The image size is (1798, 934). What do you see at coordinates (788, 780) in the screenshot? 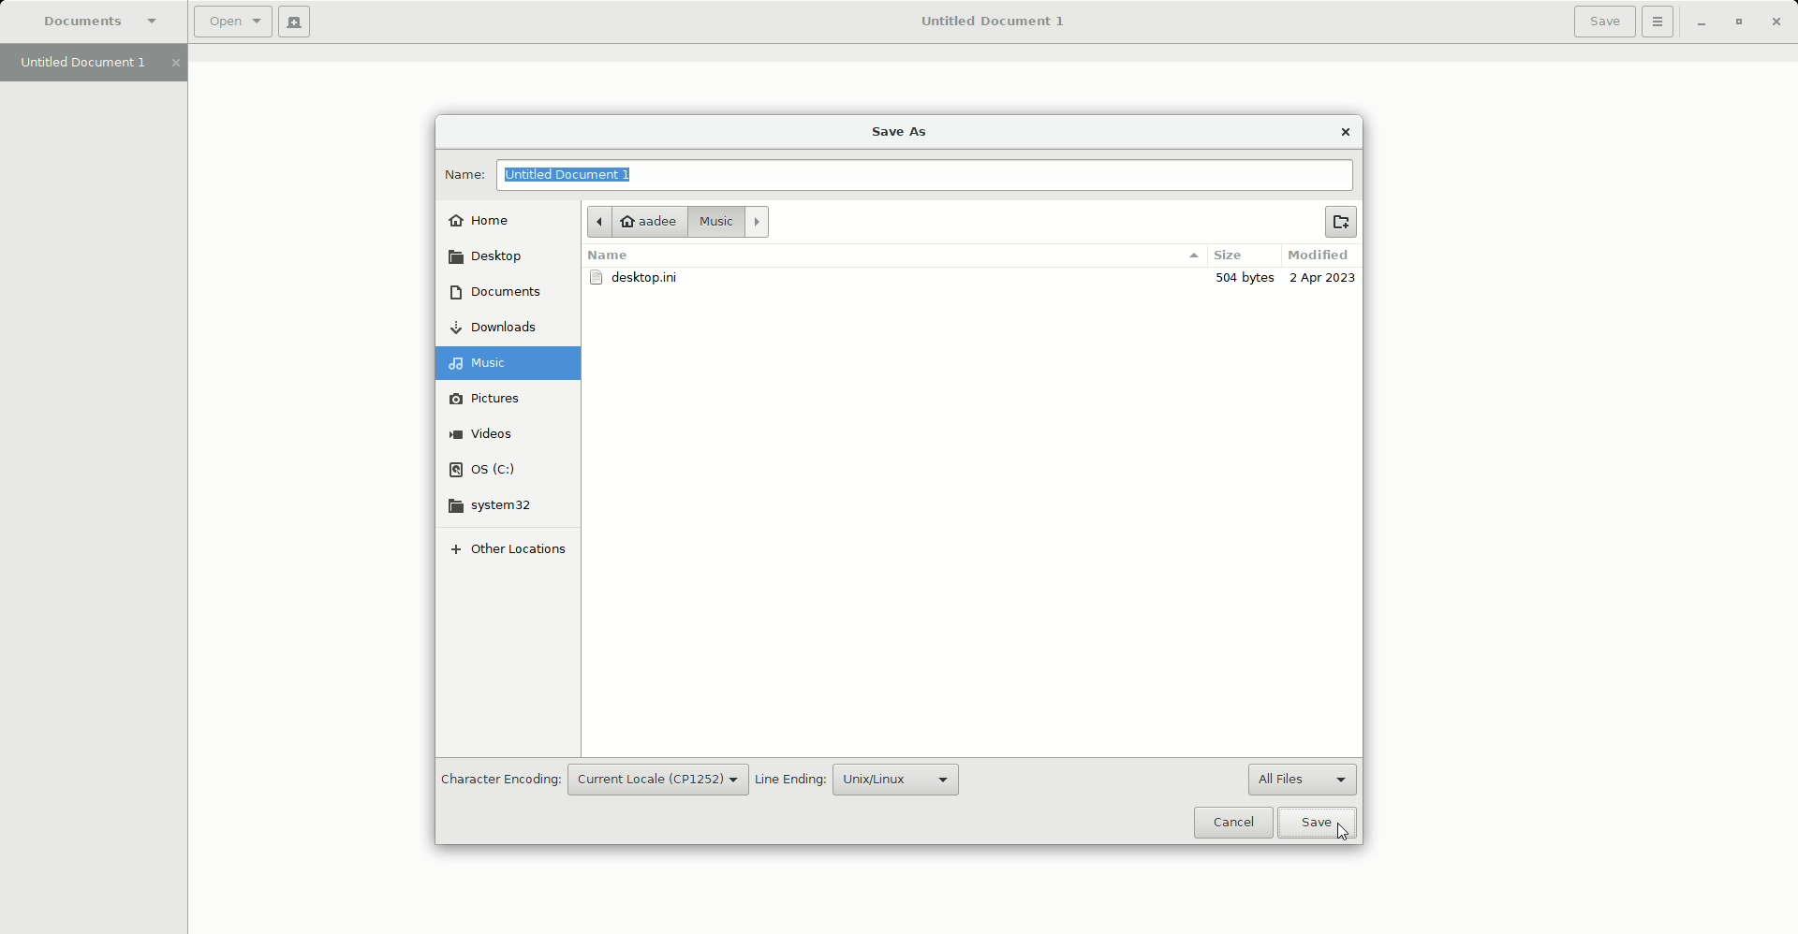
I see `Line Ending` at bounding box center [788, 780].